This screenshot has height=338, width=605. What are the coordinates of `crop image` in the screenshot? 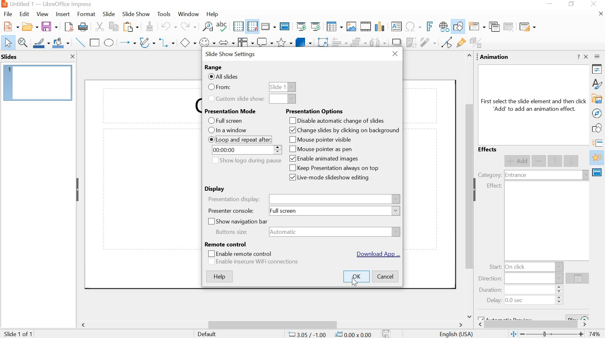 It's located at (411, 42).